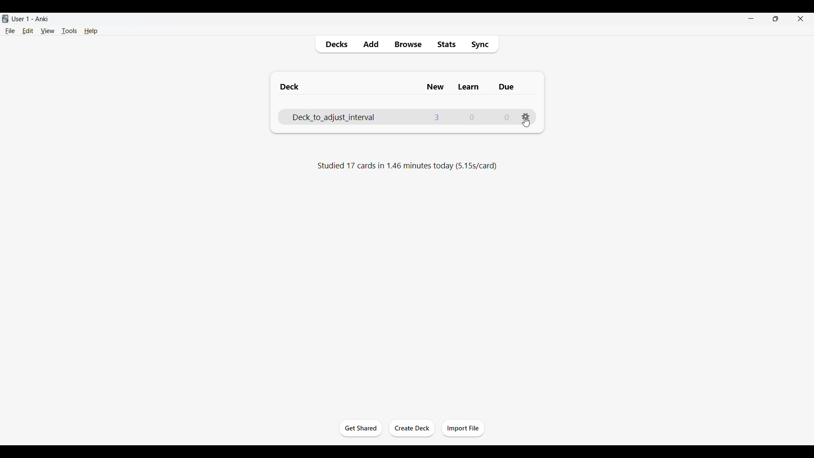 This screenshot has width=814, height=458. I want to click on Studied 17 cards in 1.46 minutes today (5.15s/card), so click(409, 165).